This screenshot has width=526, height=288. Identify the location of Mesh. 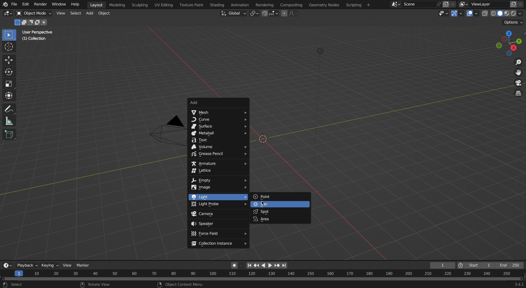
(218, 112).